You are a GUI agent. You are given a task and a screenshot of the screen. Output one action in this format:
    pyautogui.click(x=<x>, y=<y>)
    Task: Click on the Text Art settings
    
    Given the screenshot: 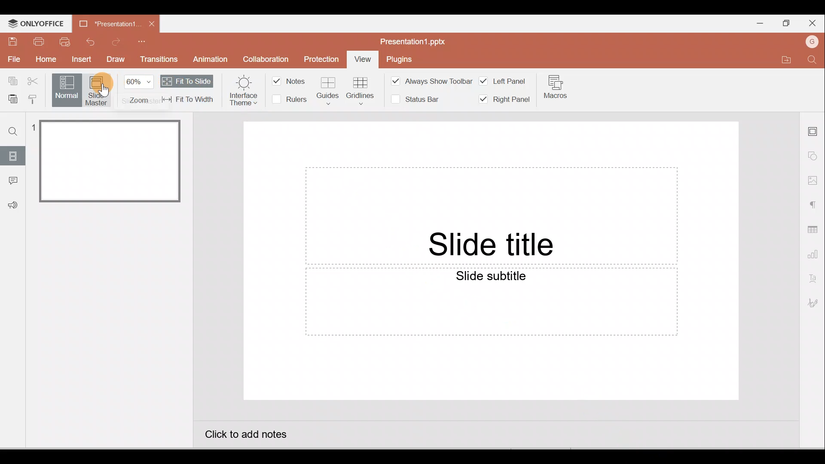 What is the action you would take?
    pyautogui.click(x=814, y=279)
    